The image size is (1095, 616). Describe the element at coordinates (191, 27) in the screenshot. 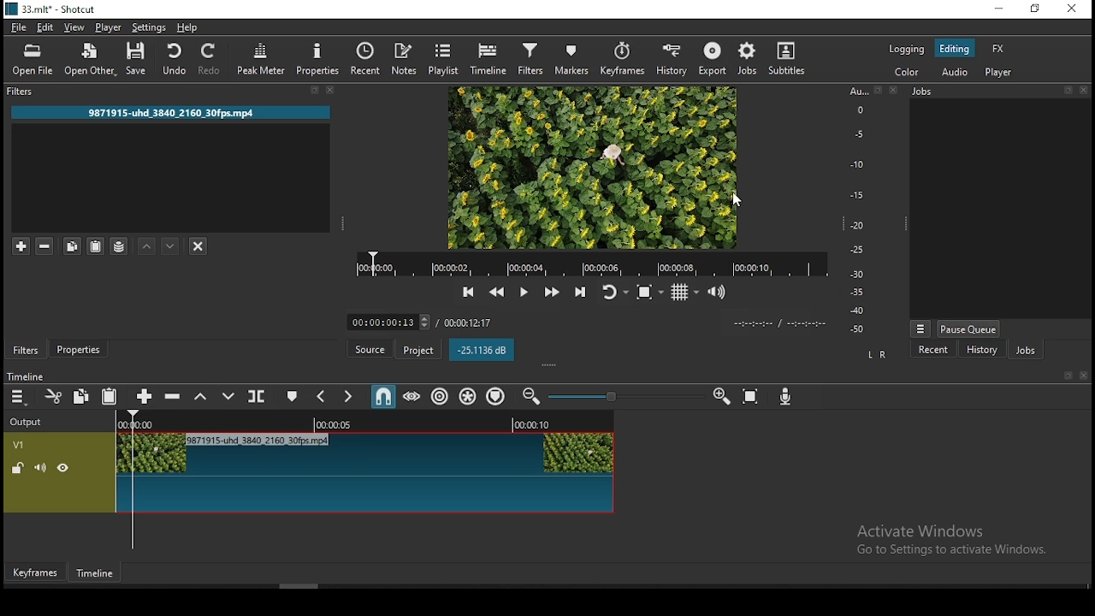

I see `help` at that location.